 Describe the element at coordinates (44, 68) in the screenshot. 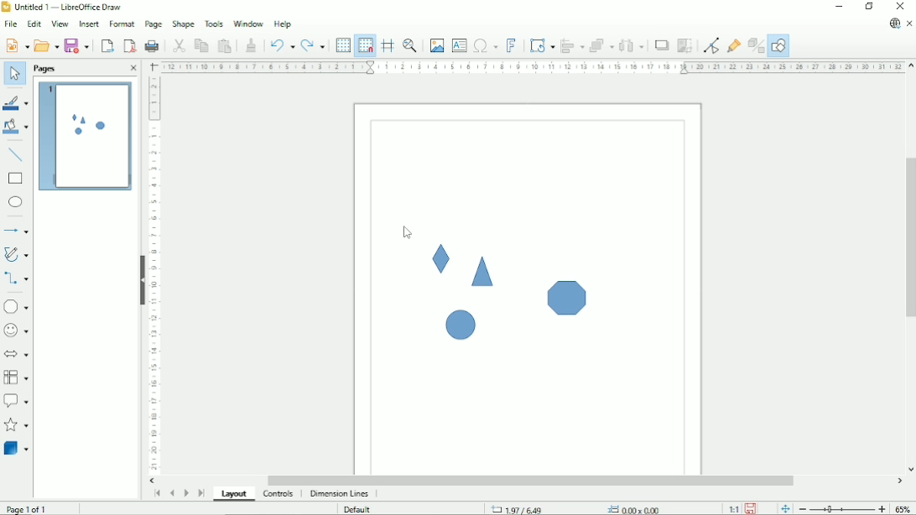

I see `Pages` at that location.